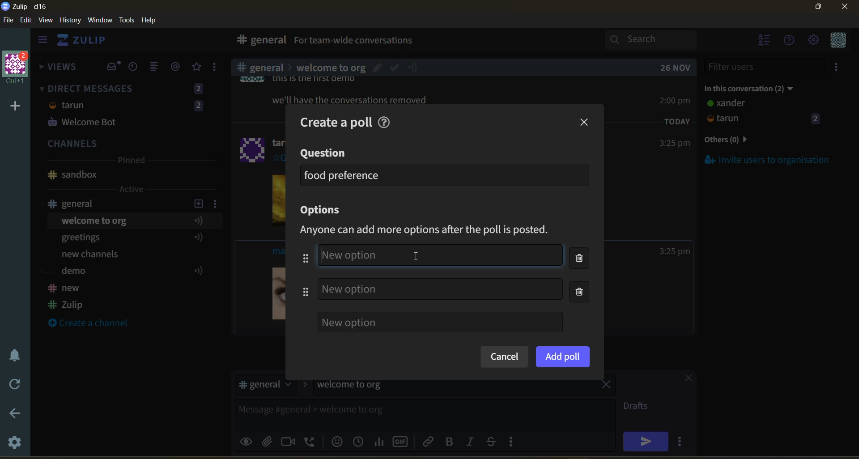  What do you see at coordinates (675, 251) in the screenshot?
I see `3:25 pm` at bounding box center [675, 251].